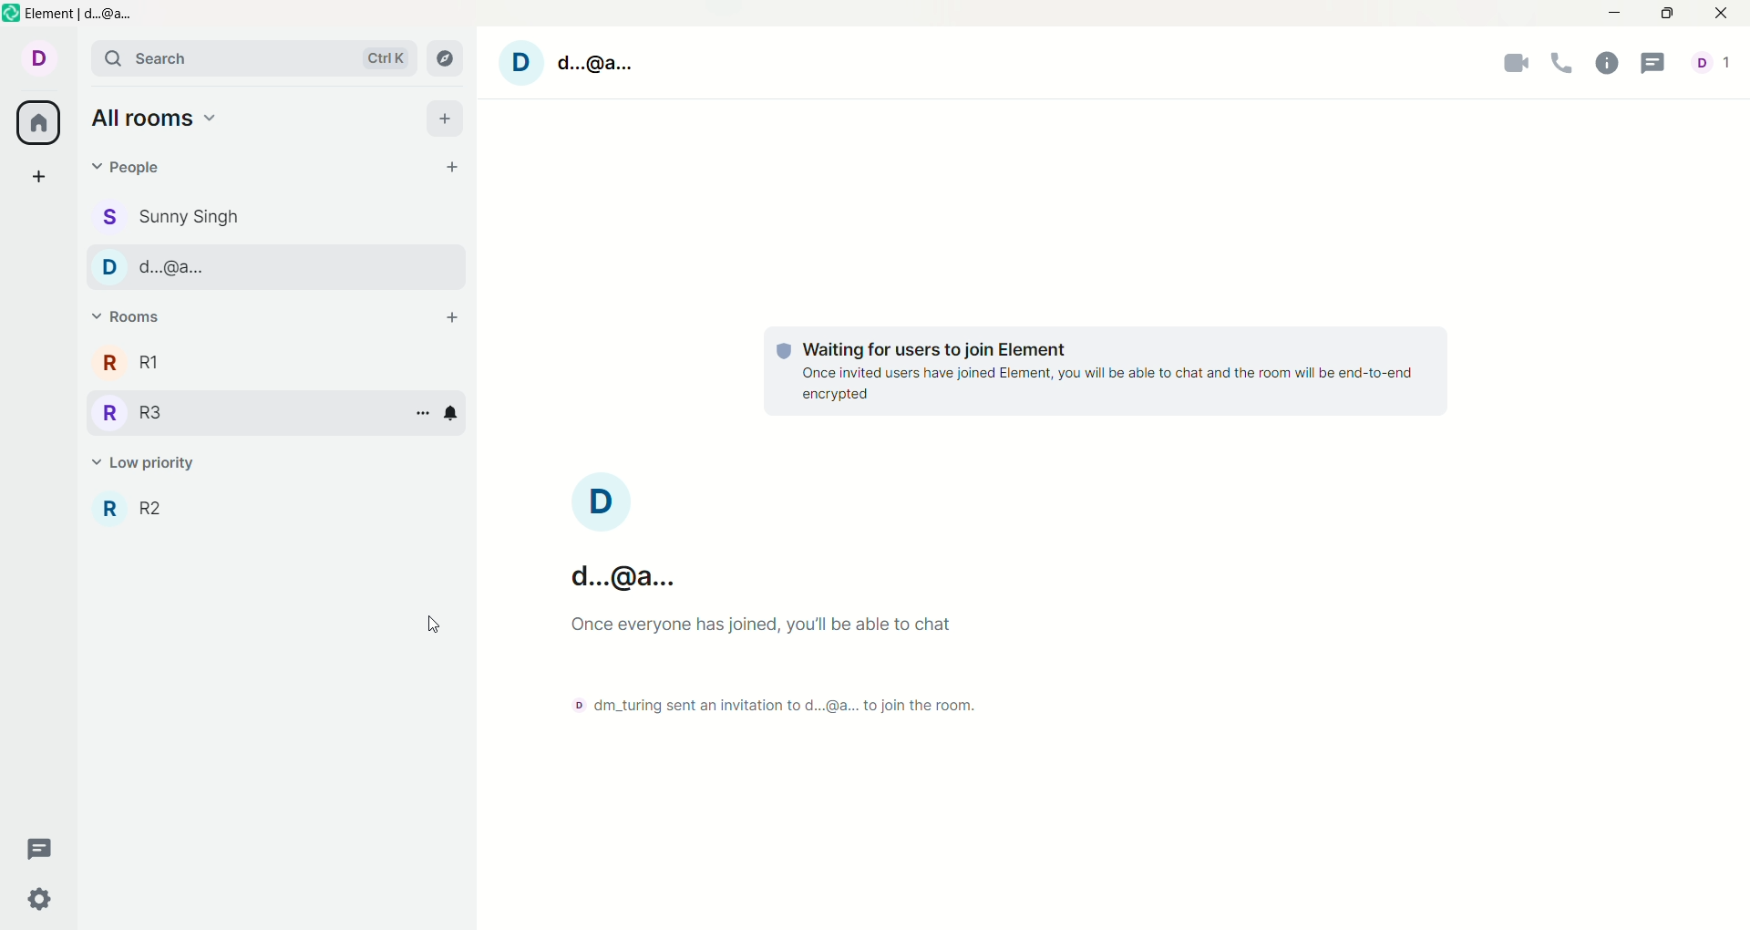  Describe the element at coordinates (1521, 65) in the screenshot. I see `video call` at that location.